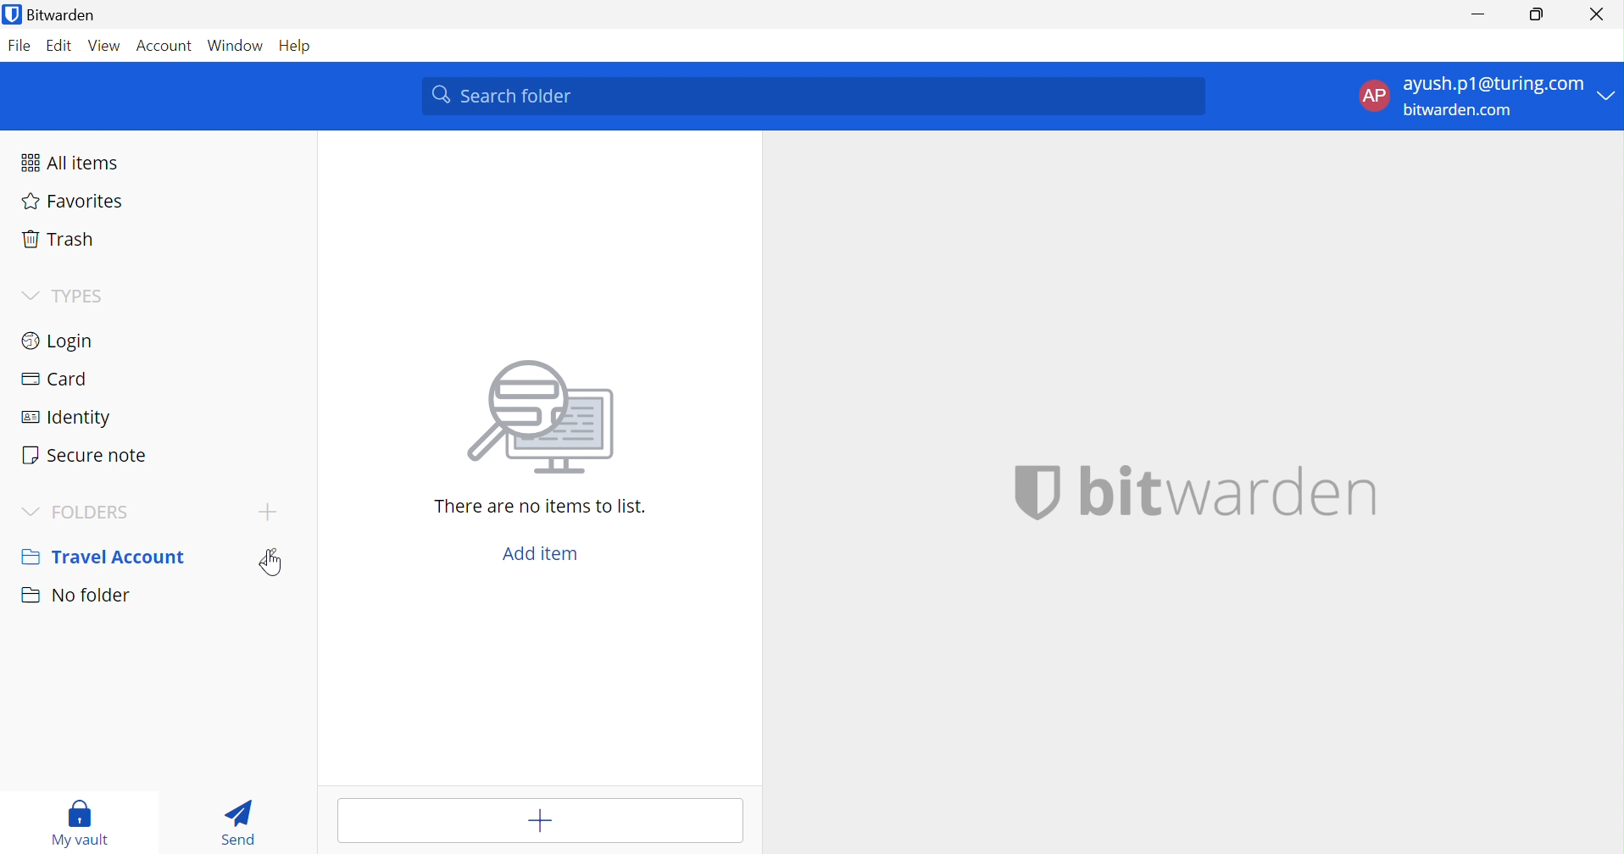 This screenshot has width=1624, height=854. Describe the element at coordinates (89, 453) in the screenshot. I see `Secure note` at that location.